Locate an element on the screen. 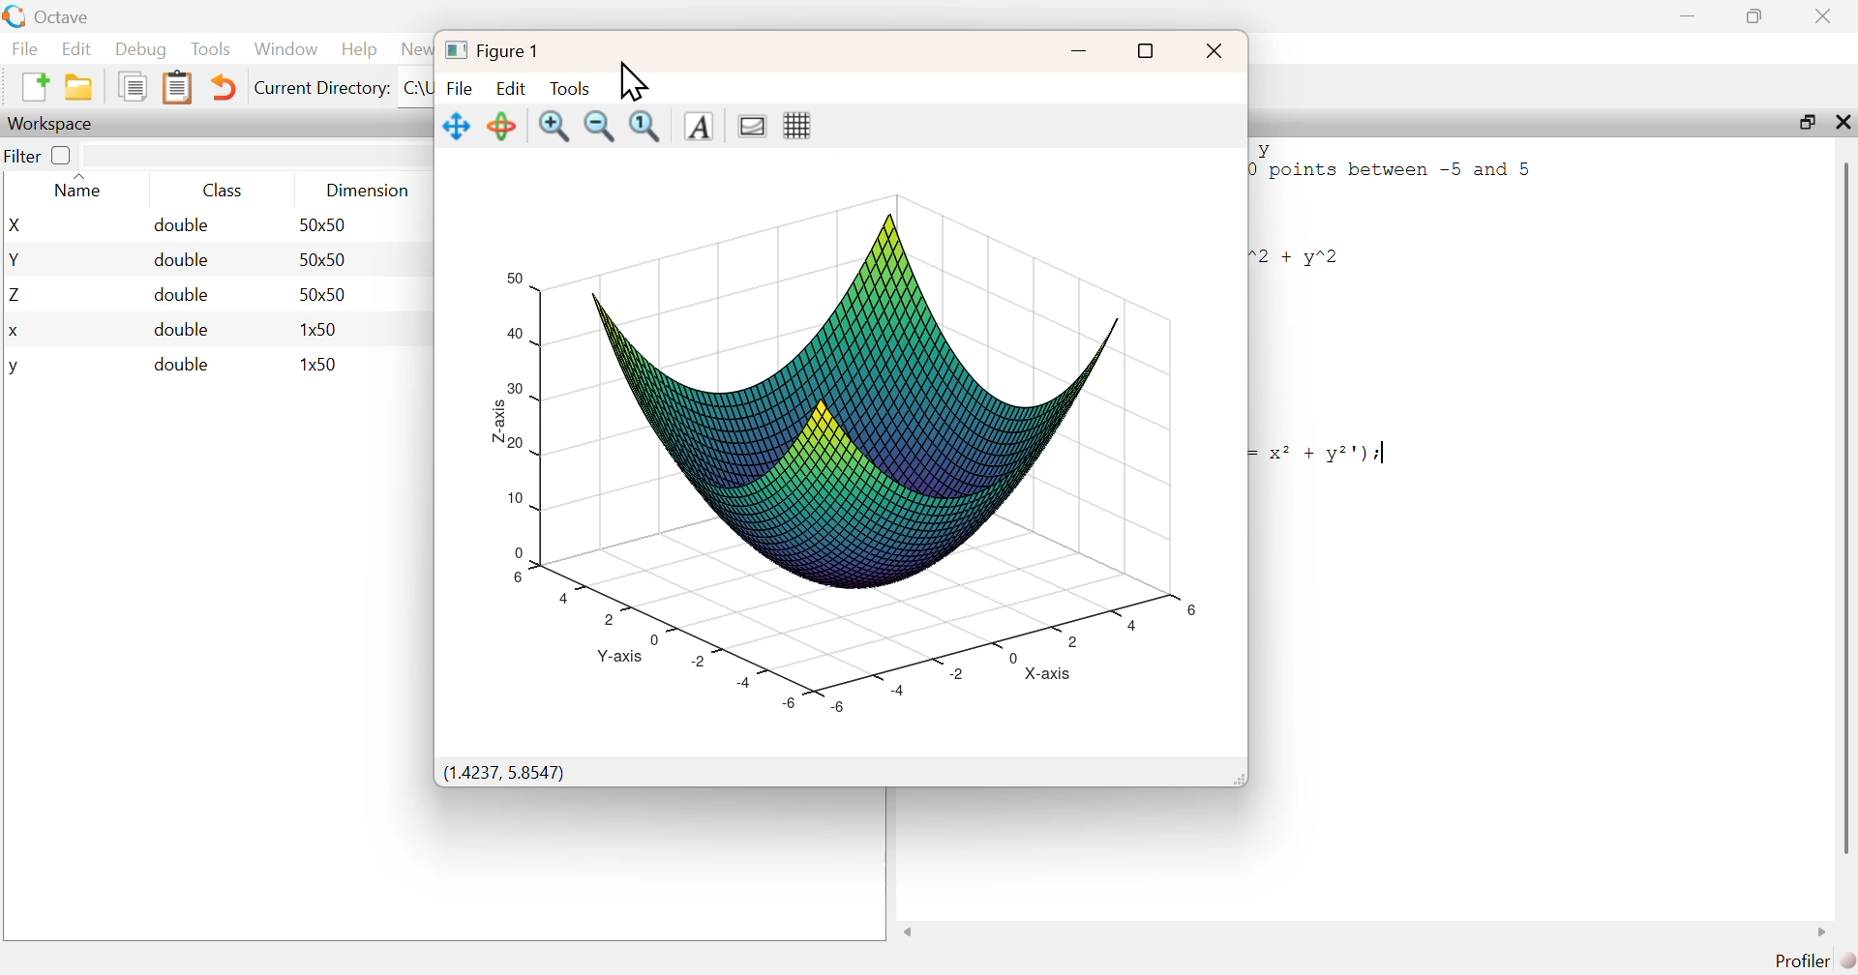 The height and width of the screenshot is (975, 1858). double is located at coordinates (181, 329).